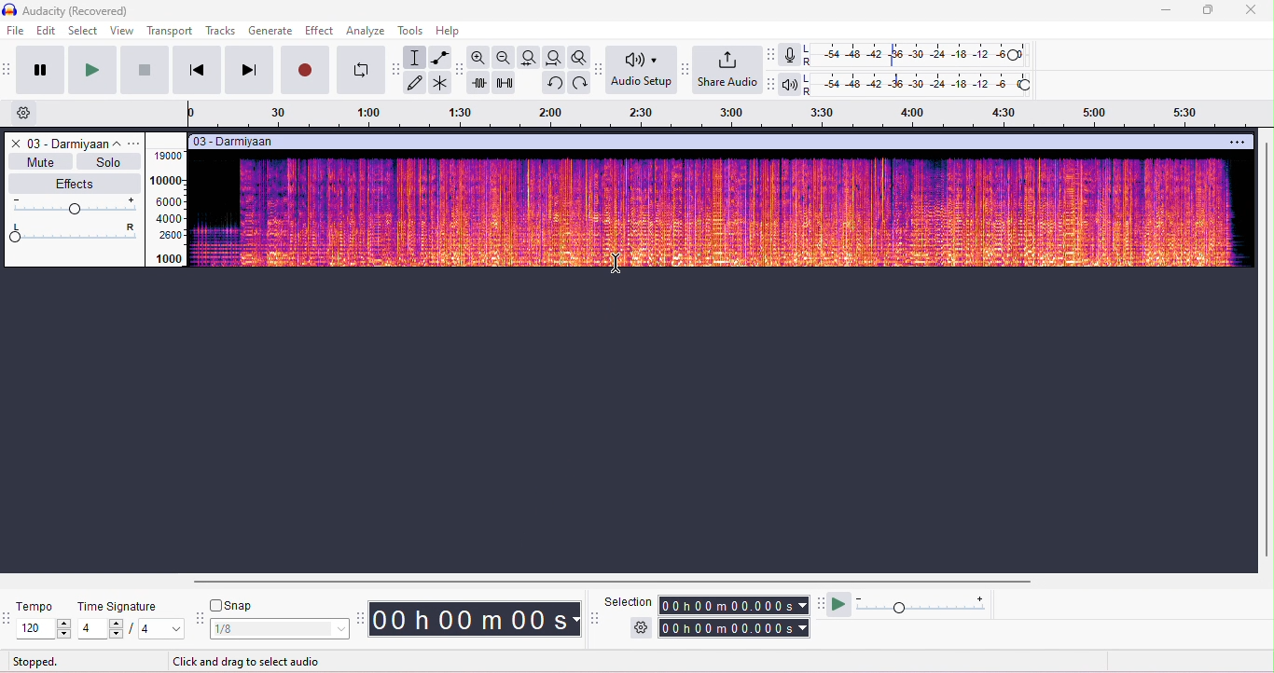 The image size is (1274, 673). I want to click on audio setup, so click(642, 70).